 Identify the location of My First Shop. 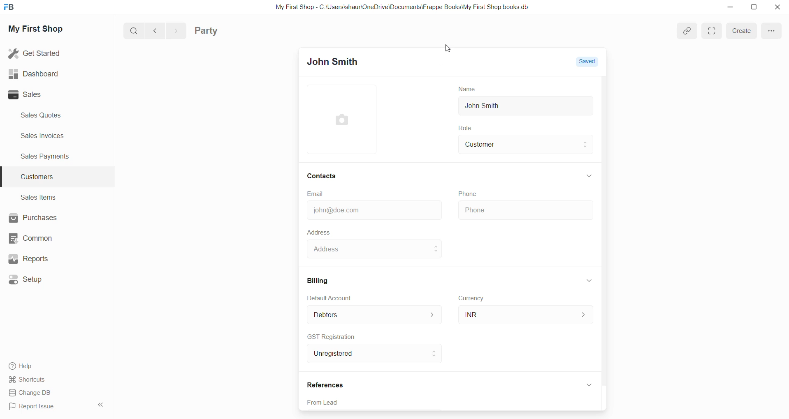
(45, 31).